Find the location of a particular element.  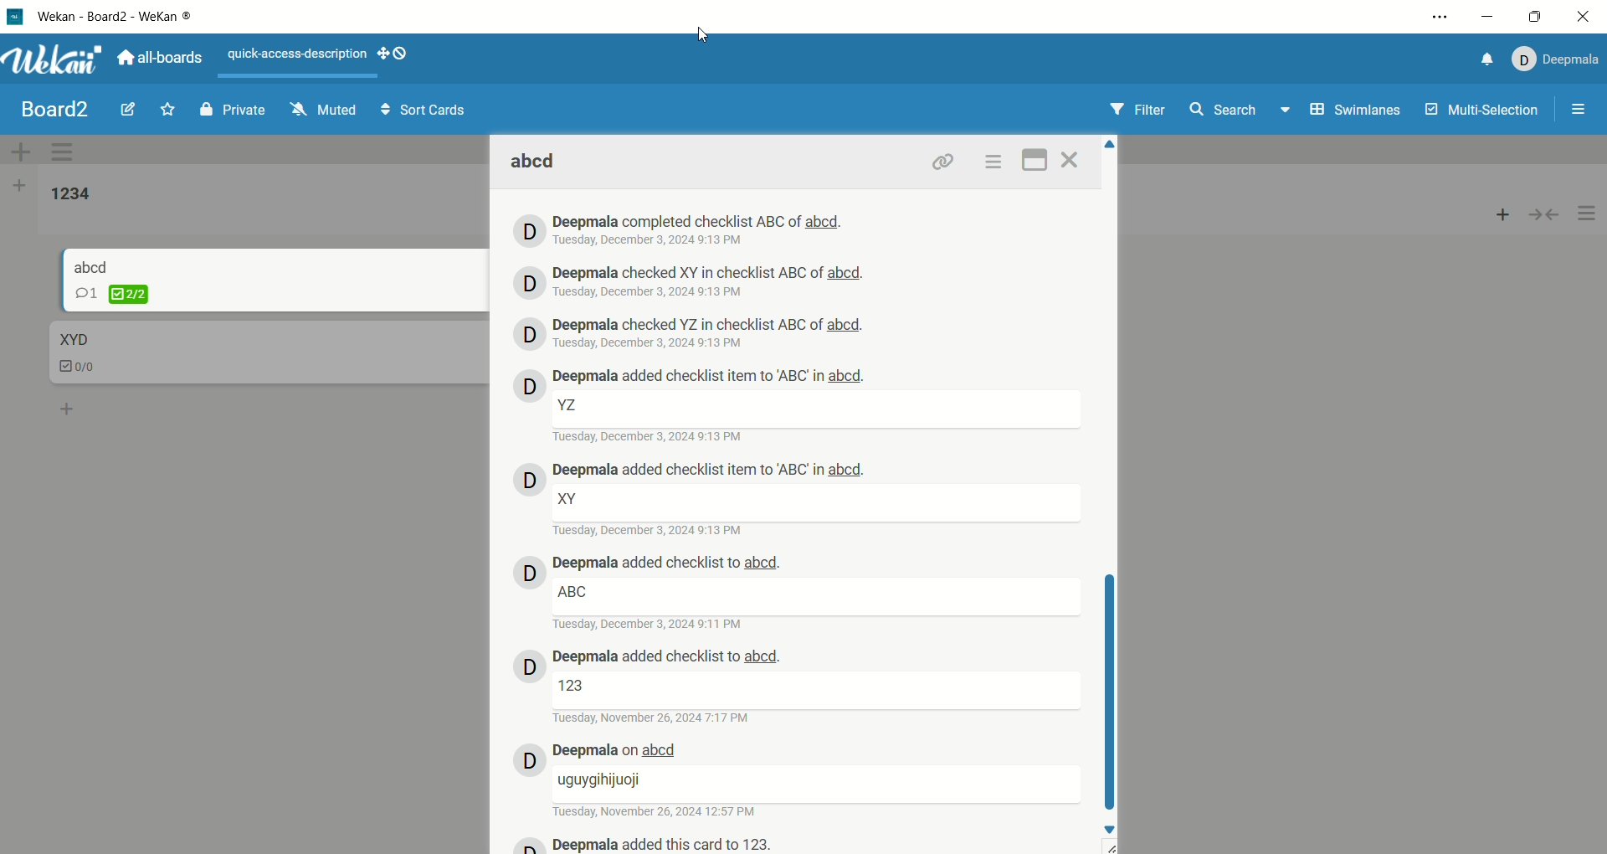

text is located at coordinates (576, 685).